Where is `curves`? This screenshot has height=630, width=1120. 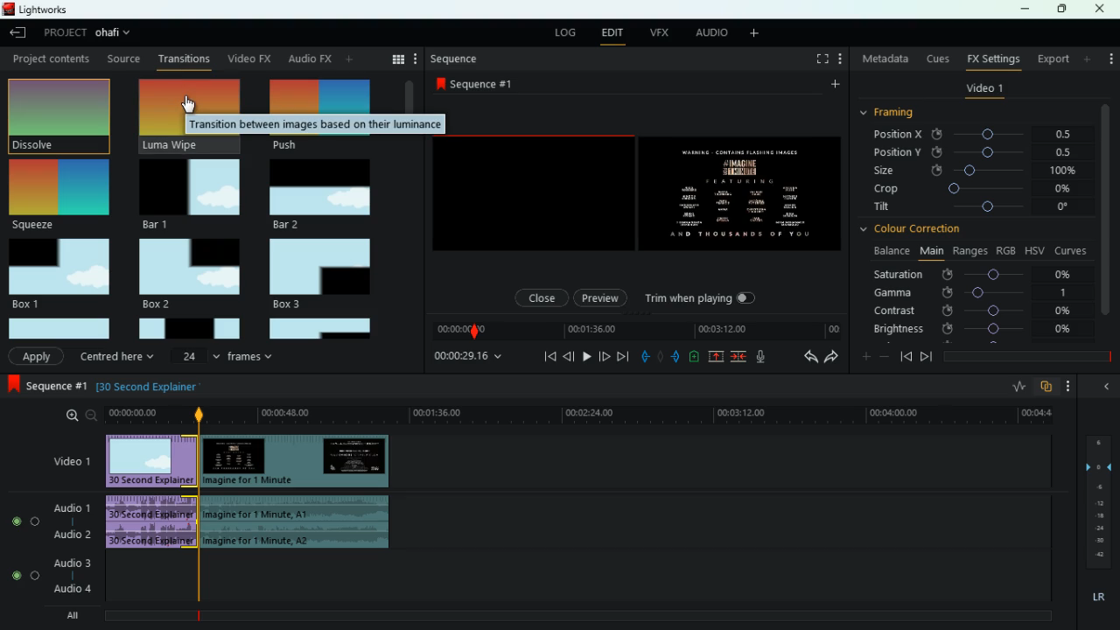
curves is located at coordinates (1073, 249).